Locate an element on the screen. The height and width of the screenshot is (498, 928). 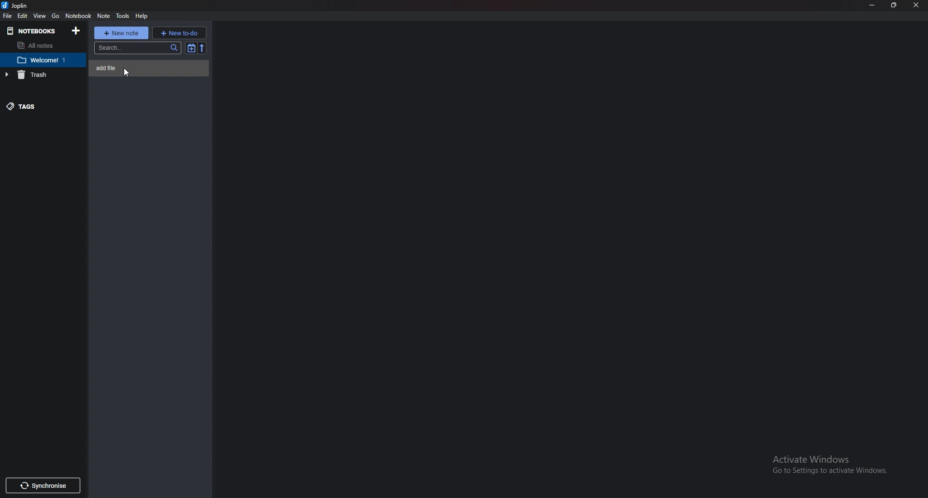
reverse sort order is located at coordinates (203, 47).